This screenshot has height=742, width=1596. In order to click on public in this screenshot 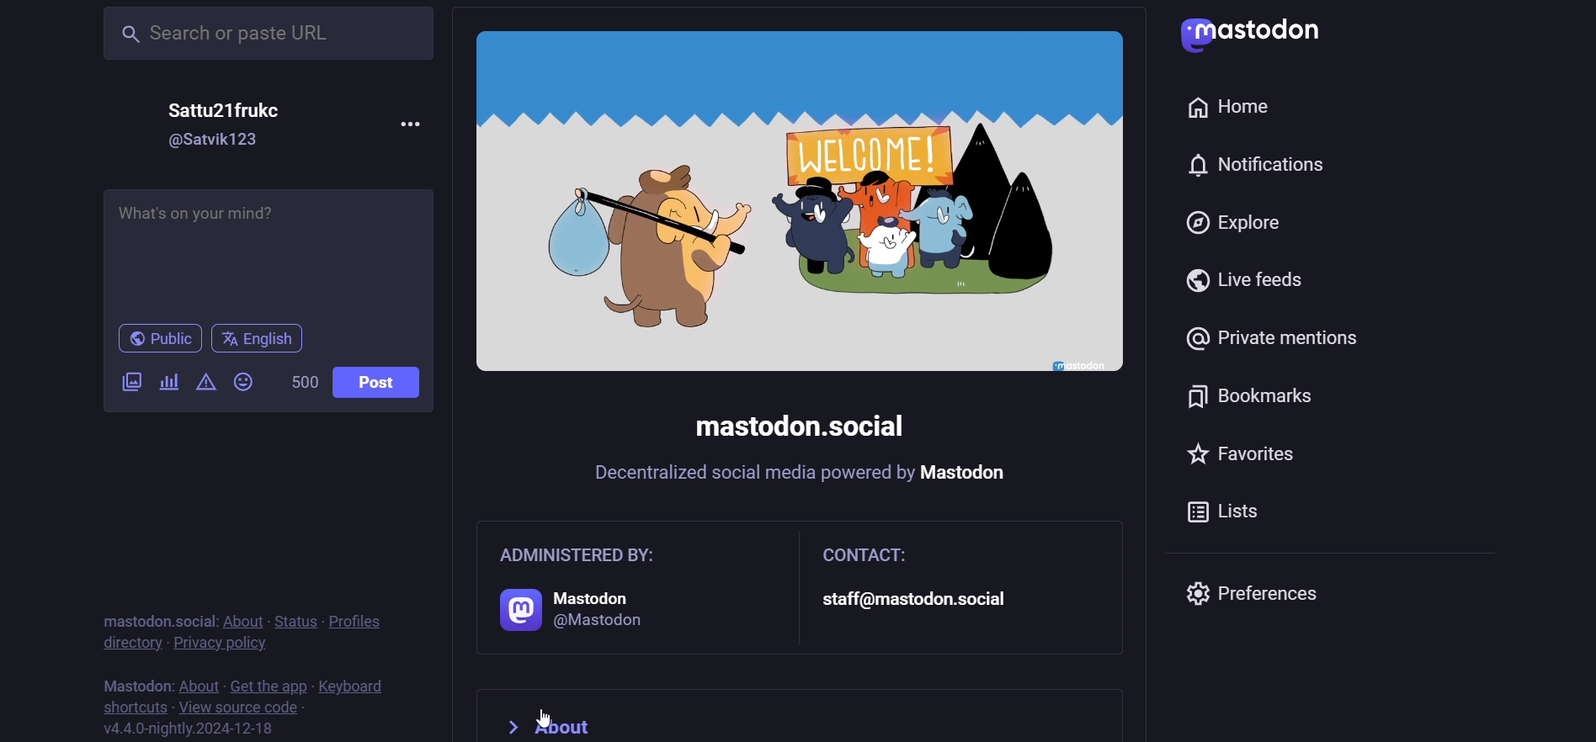, I will do `click(151, 340)`.